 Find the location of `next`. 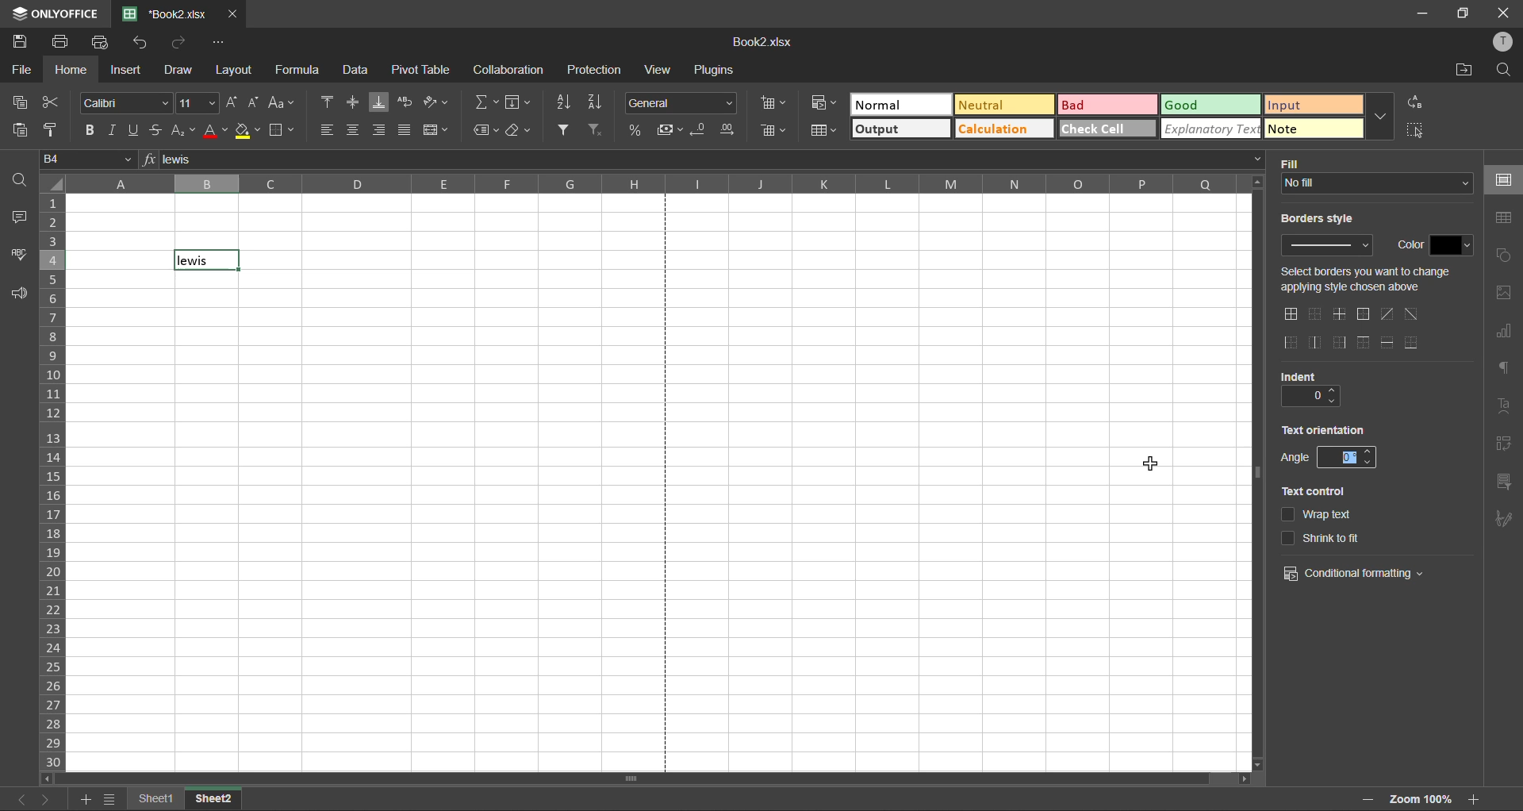

next is located at coordinates (45, 801).